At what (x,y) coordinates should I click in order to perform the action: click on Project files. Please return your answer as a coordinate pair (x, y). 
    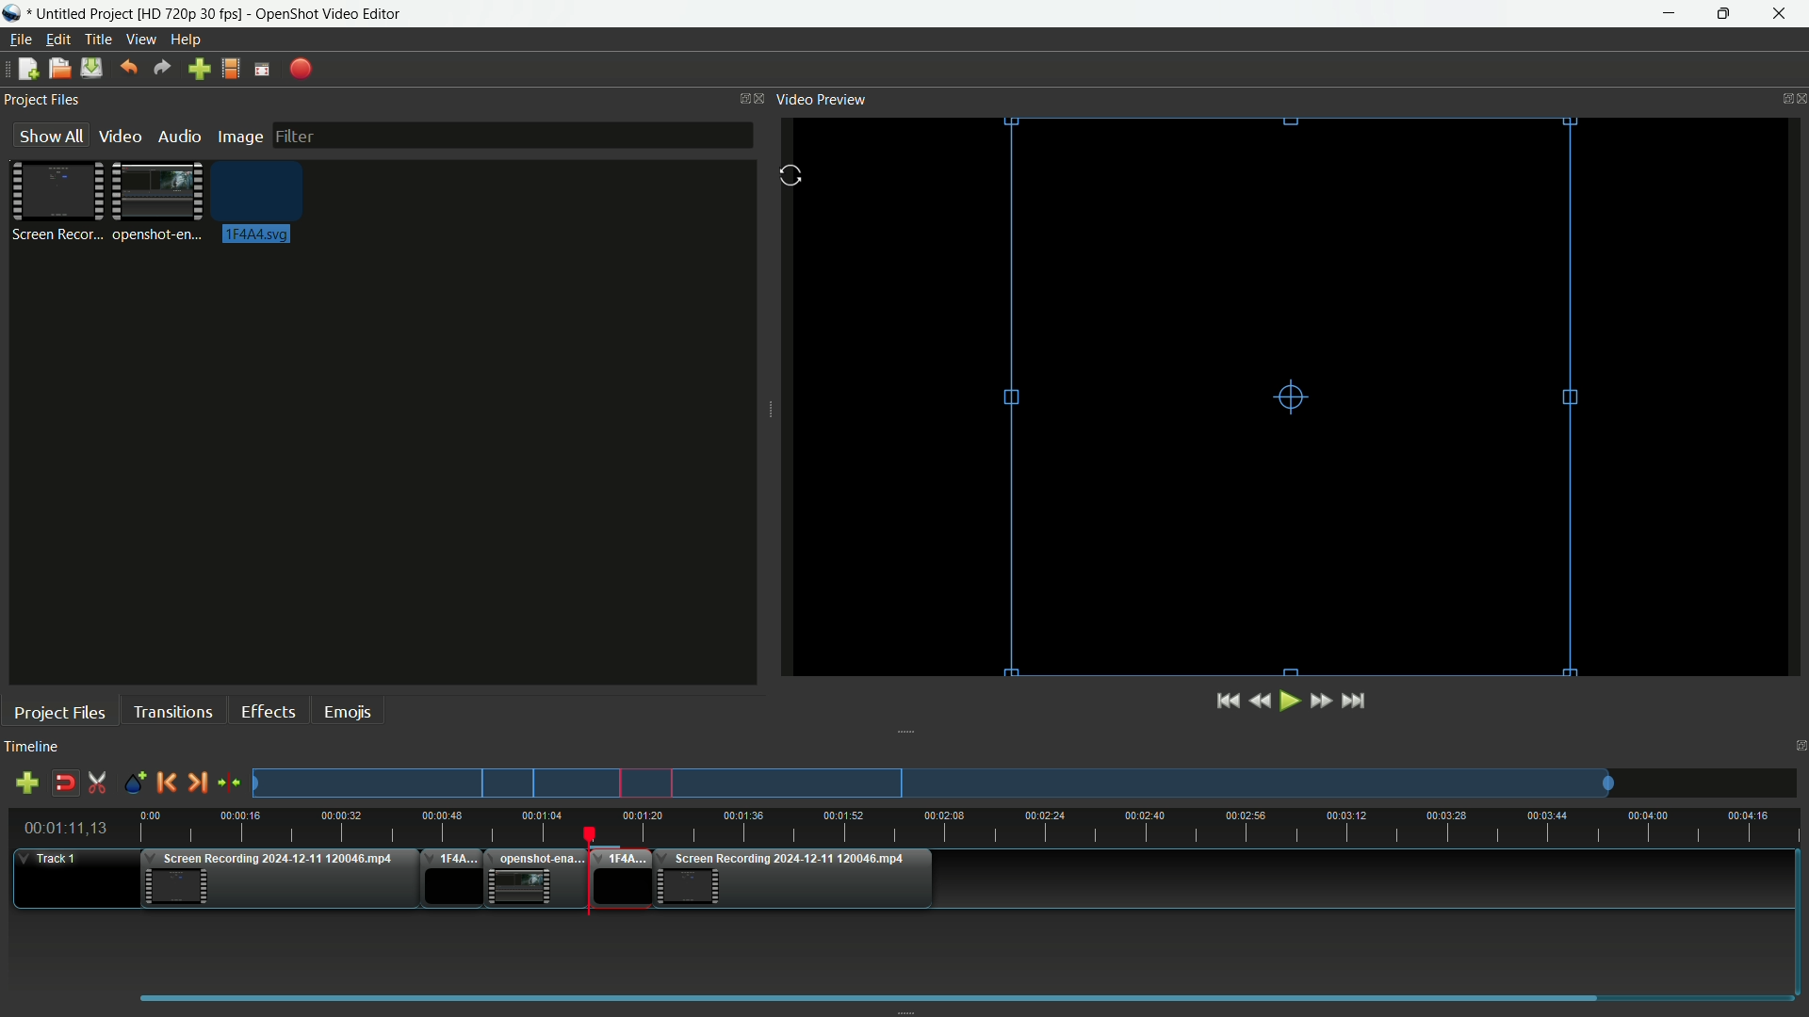
    Looking at the image, I should click on (41, 100).